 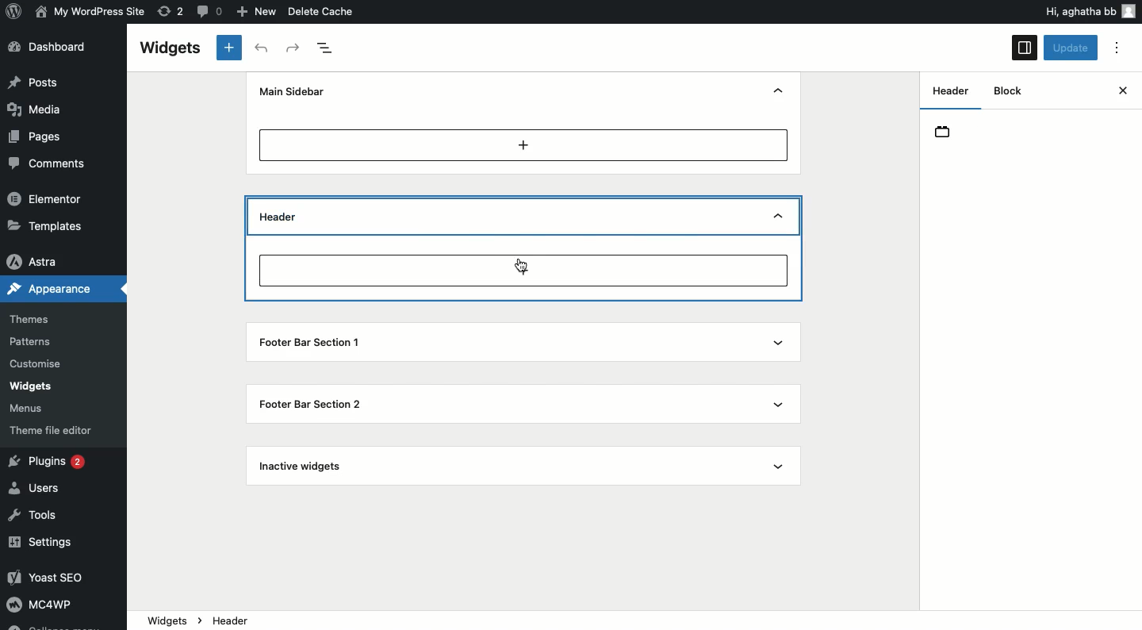 I want to click on New, so click(x=259, y=12).